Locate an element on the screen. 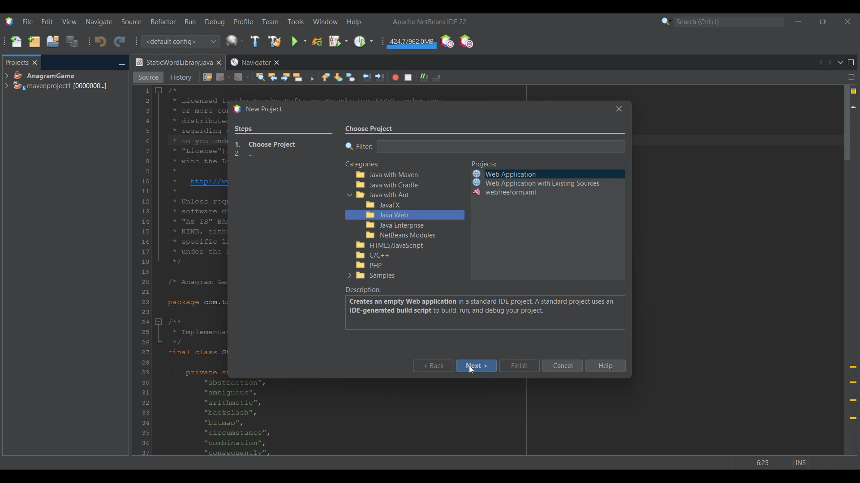 This screenshot has width=860, height=483. Other tab is located at coordinates (254, 62).